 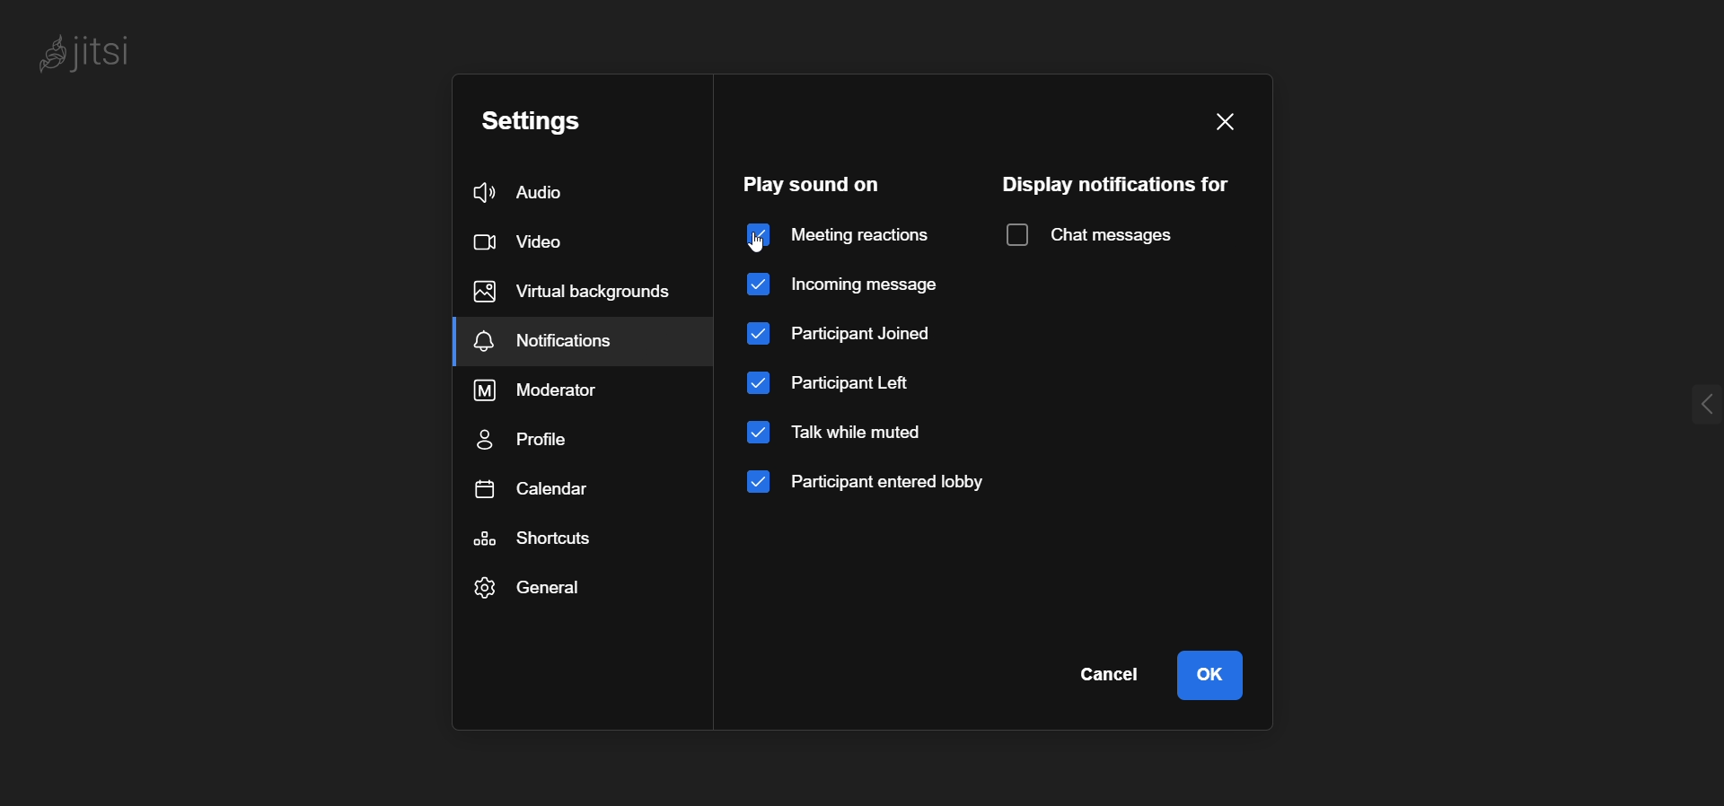 What do you see at coordinates (871, 484) in the screenshot?
I see `participant entered lobby` at bounding box center [871, 484].